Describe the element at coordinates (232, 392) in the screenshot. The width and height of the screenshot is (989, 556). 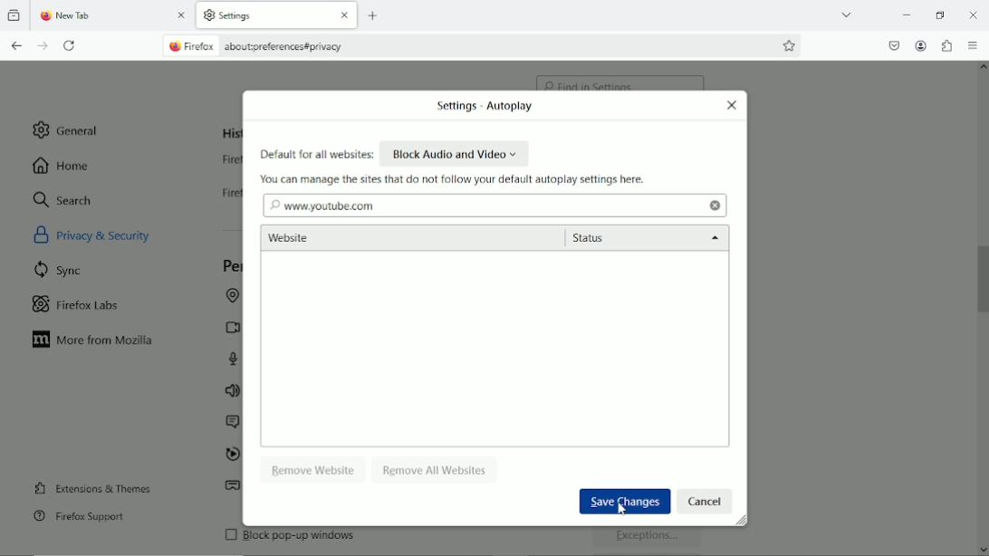
I see `speaker selection` at that location.